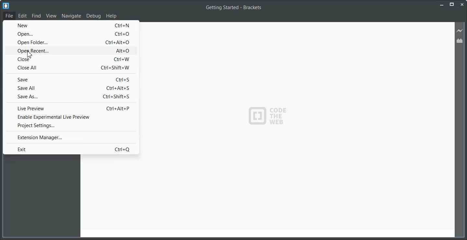  What do you see at coordinates (460, 30) in the screenshot?
I see `Live Preview` at bounding box center [460, 30].